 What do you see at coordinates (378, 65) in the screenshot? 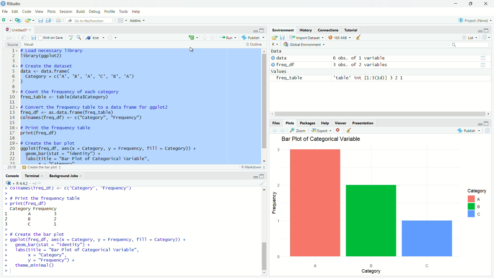
I see `Data © data 6 obs. of 1 variable© freq_df 3 obs. of 2 variablesvaluesfreq_table "table" int [1:3(1d)] 321` at bounding box center [378, 65].